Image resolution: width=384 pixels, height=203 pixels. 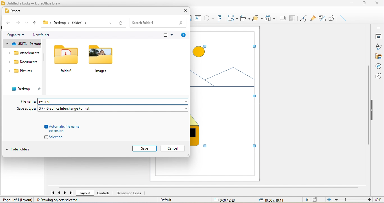 What do you see at coordinates (329, 200) in the screenshot?
I see `fit page ` at bounding box center [329, 200].